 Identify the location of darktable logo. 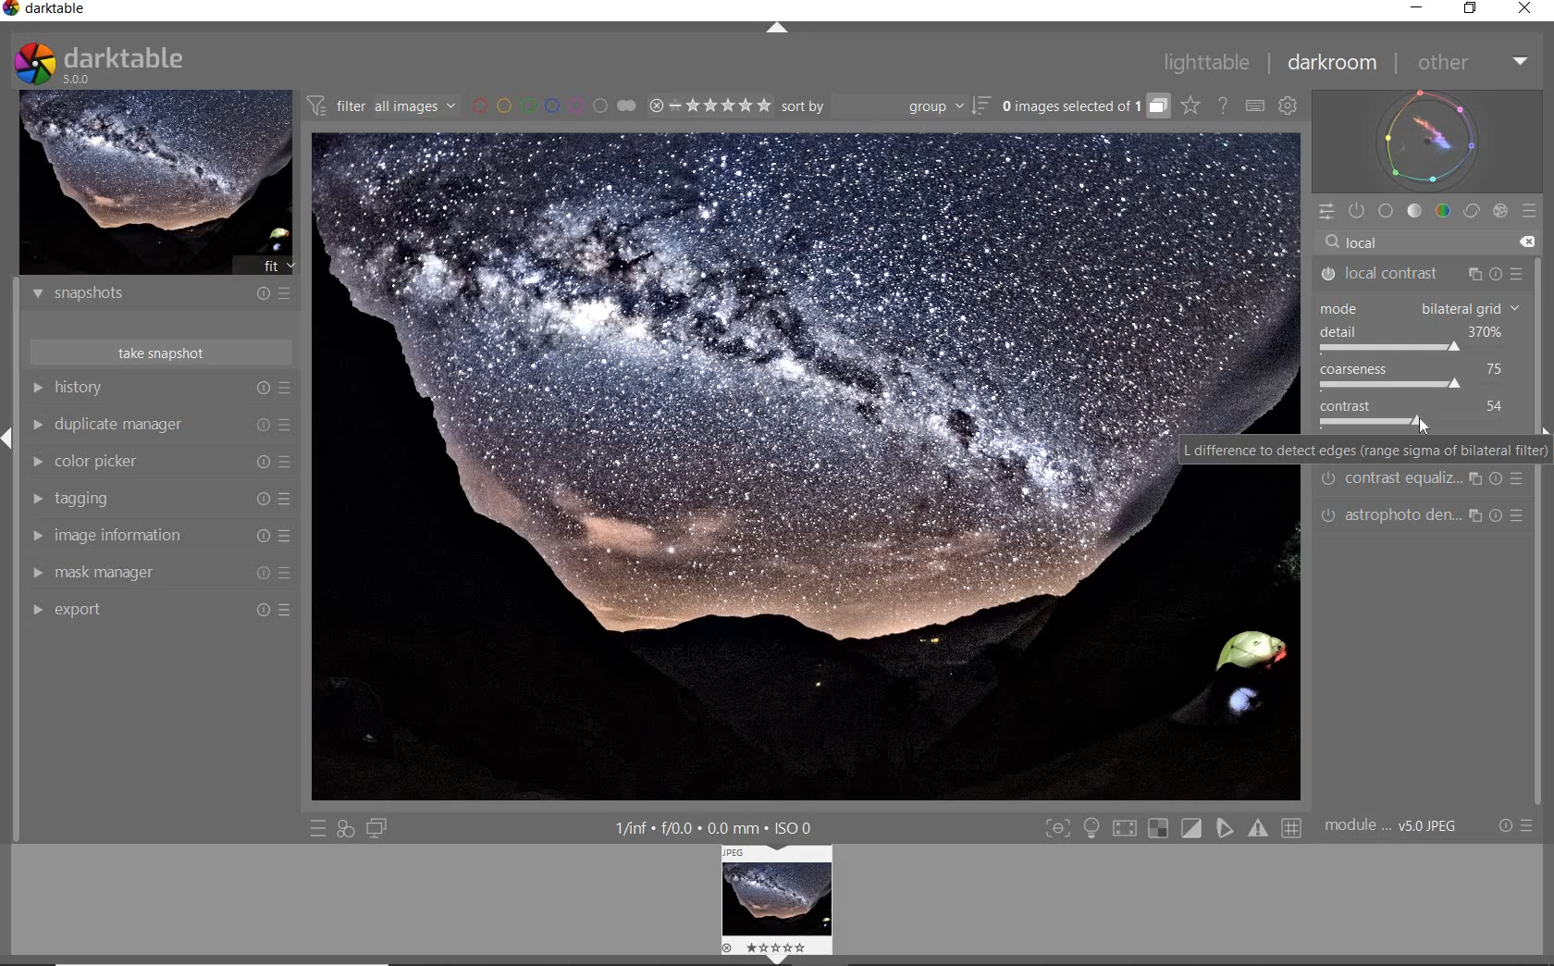
(11, 9).